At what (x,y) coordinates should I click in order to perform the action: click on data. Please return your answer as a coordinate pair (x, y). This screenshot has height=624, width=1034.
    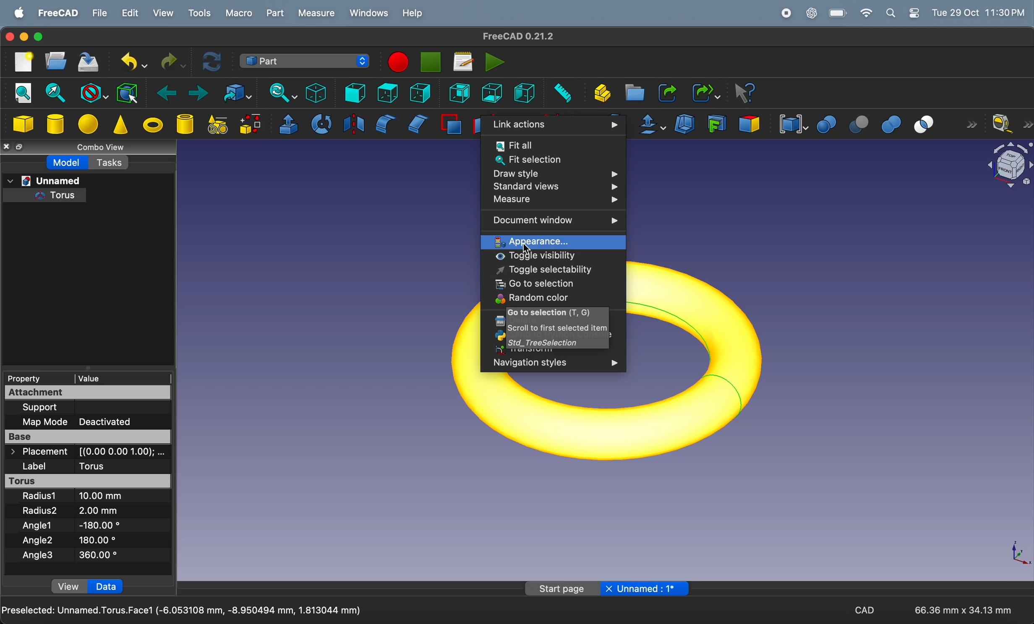
    Looking at the image, I should click on (106, 586).